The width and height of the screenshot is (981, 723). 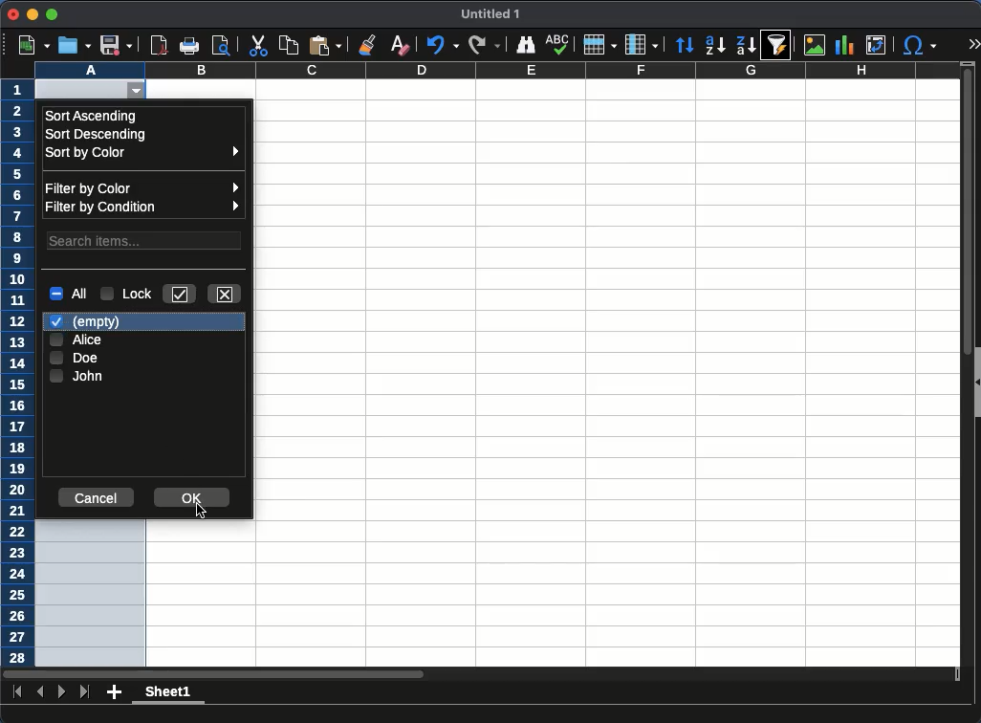 I want to click on paste, so click(x=325, y=45).